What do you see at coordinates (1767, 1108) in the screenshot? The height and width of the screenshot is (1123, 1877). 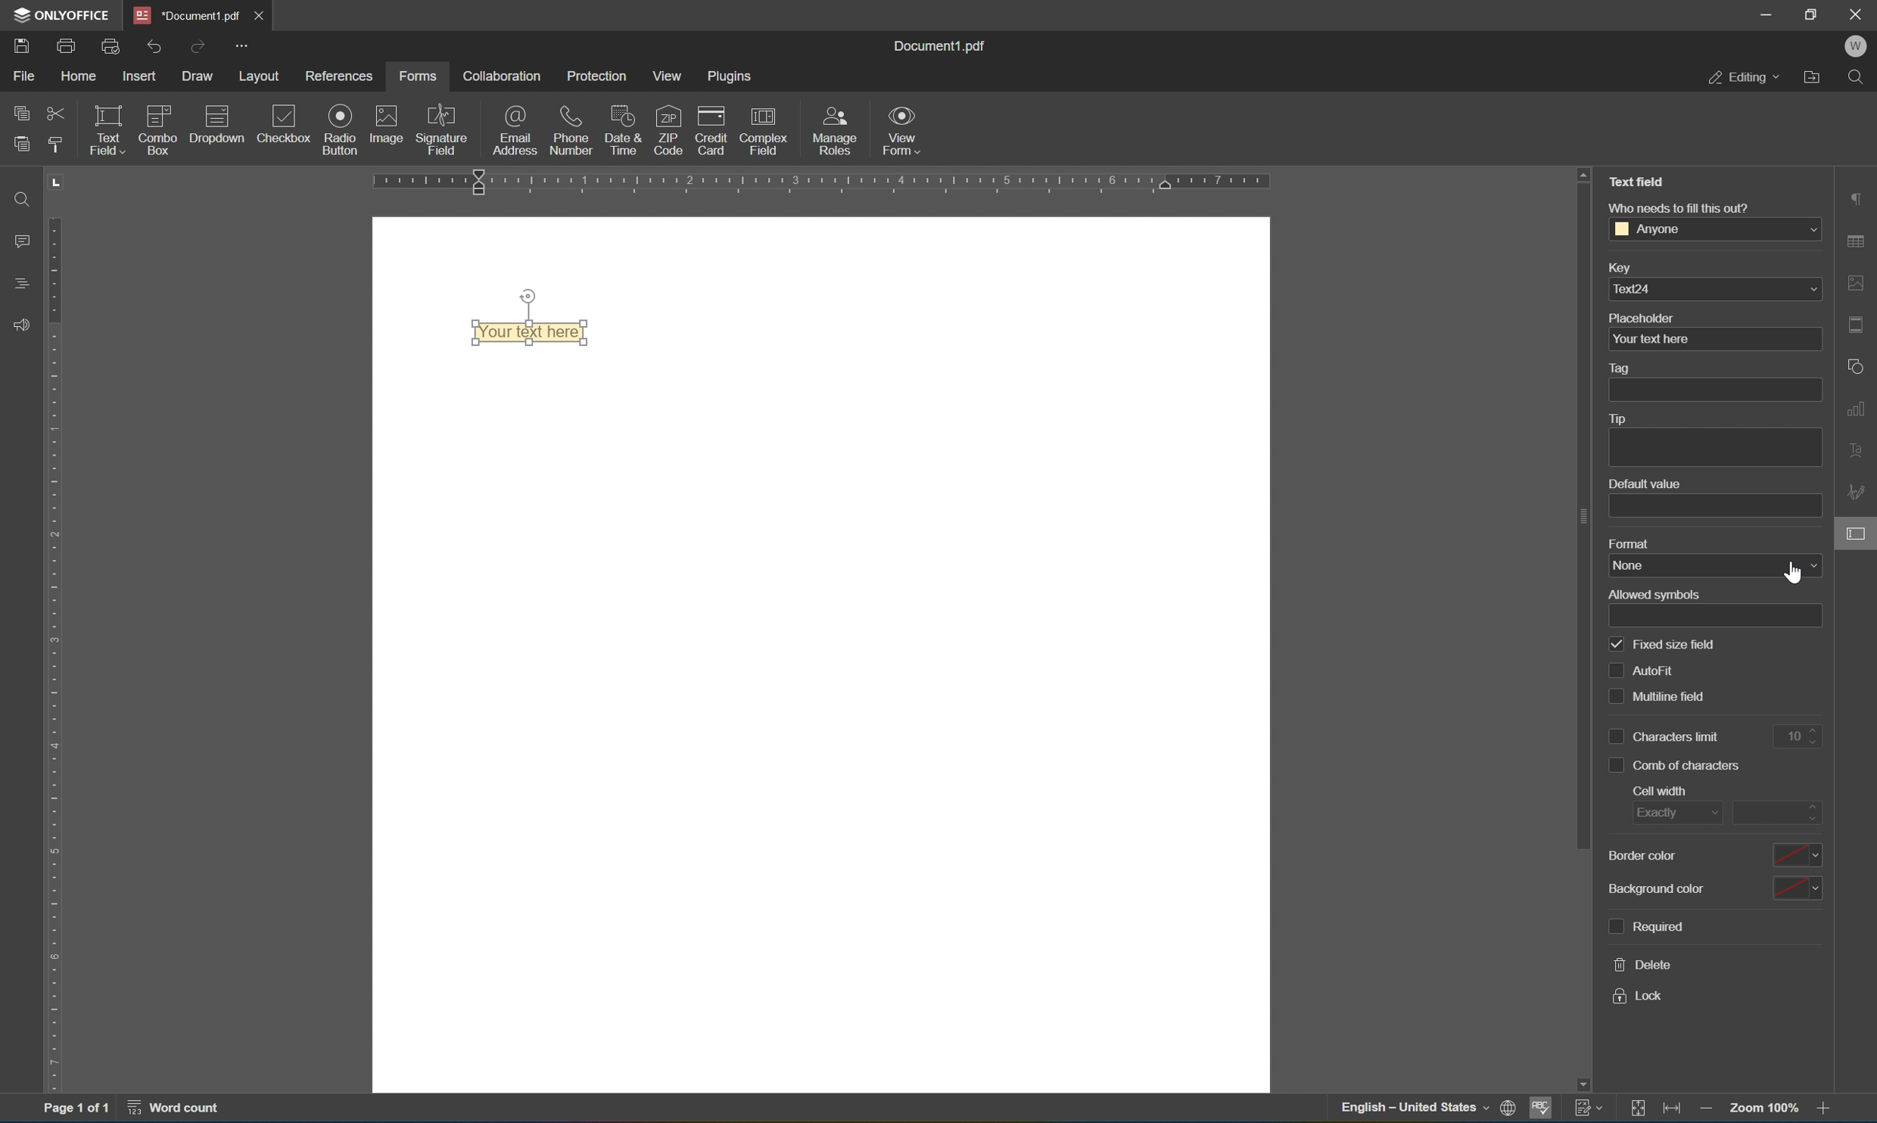 I see `zoom out` at bounding box center [1767, 1108].